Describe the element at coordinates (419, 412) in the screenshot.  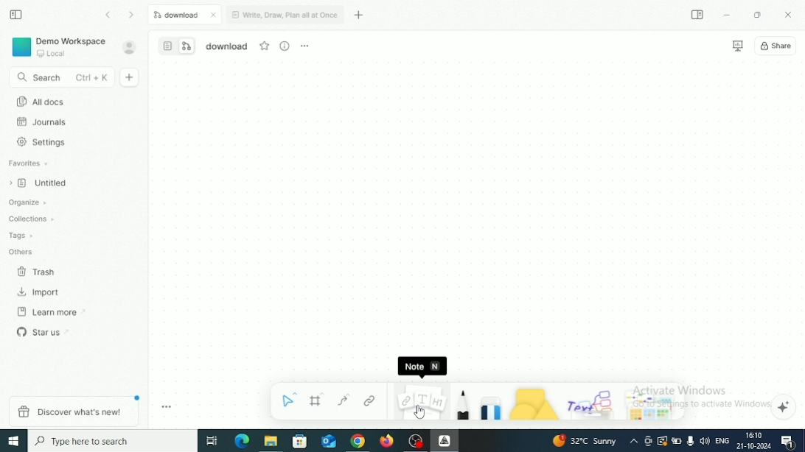
I see `Cursor` at that location.